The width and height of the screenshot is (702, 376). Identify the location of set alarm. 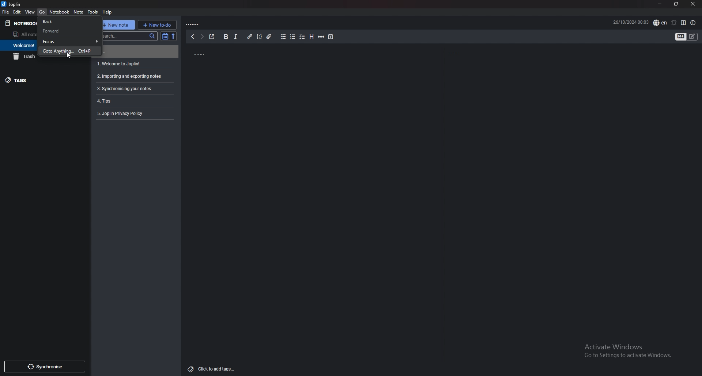
(674, 23).